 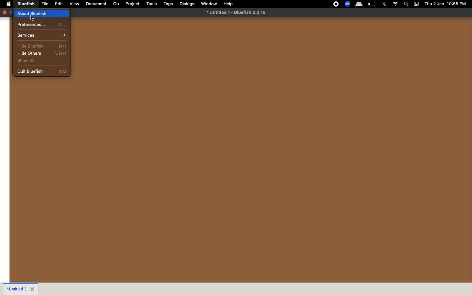 I want to click on bluetooth, so click(x=385, y=4).